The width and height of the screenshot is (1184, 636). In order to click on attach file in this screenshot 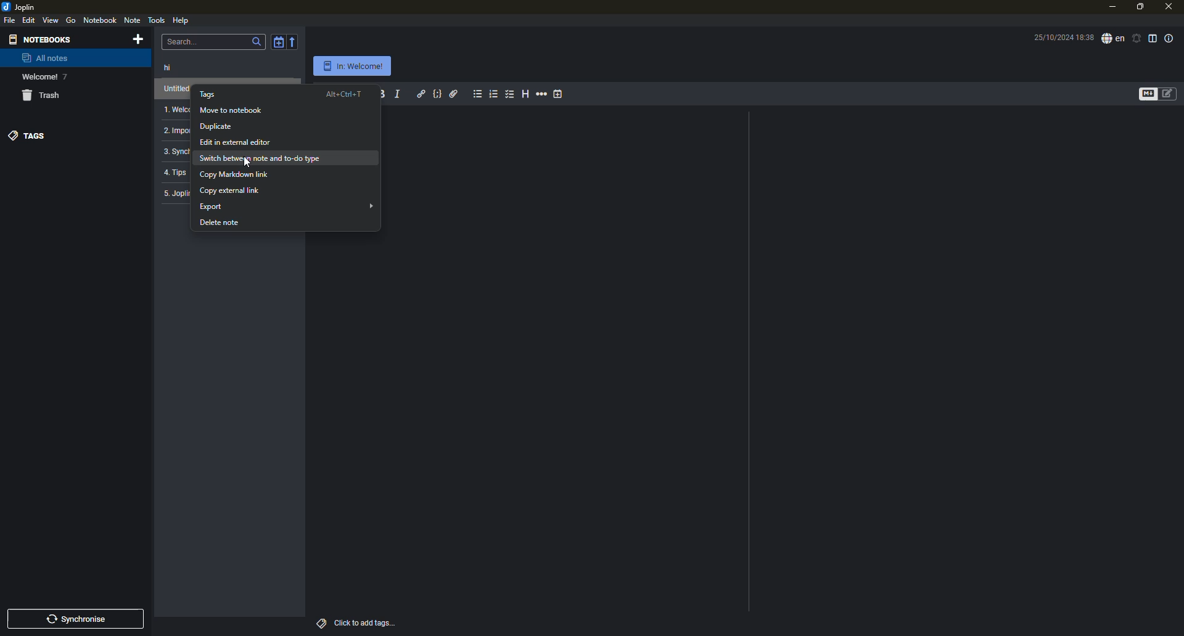, I will do `click(454, 93)`.